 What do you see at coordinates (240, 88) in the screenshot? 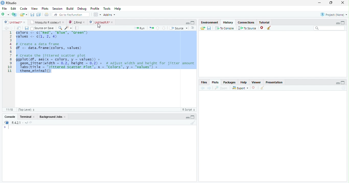
I see `Export` at bounding box center [240, 88].